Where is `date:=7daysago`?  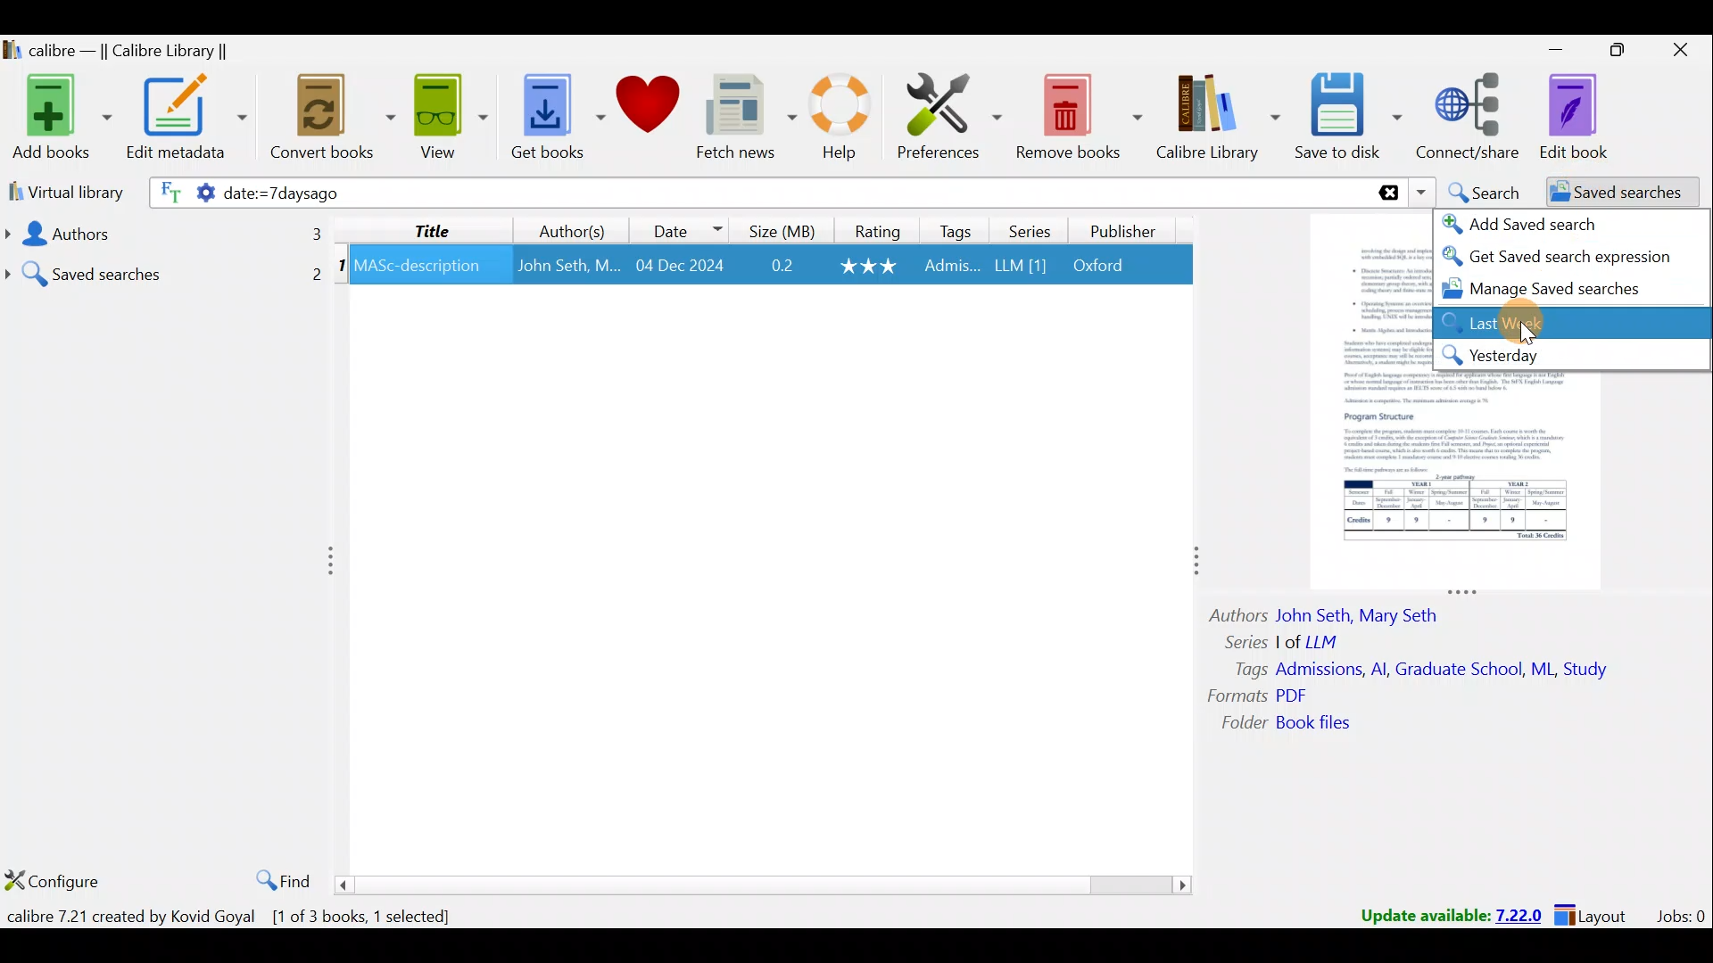 date:=7daysago is located at coordinates (446, 194).